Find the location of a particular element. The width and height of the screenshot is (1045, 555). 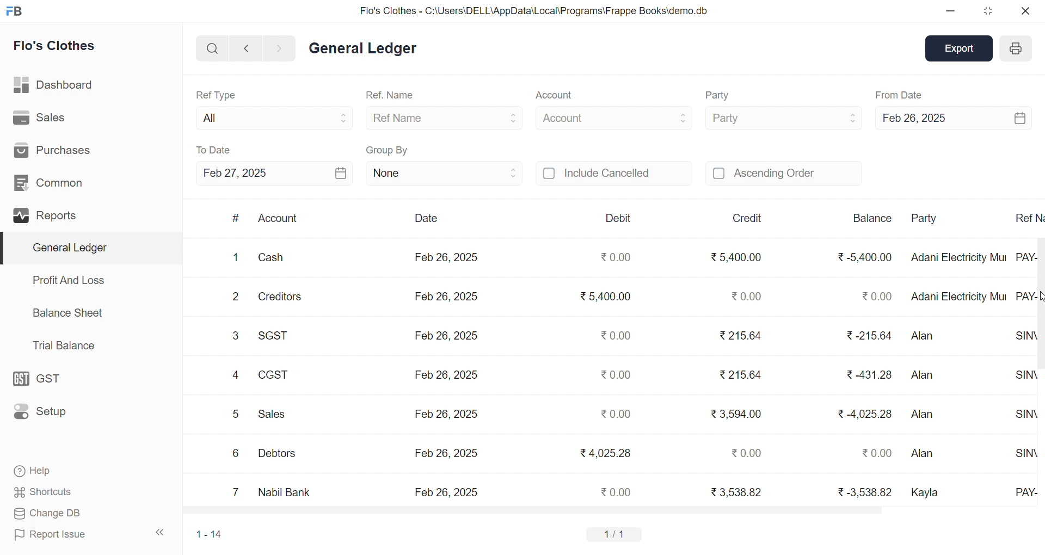

SINV- is located at coordinates (1019, 336).